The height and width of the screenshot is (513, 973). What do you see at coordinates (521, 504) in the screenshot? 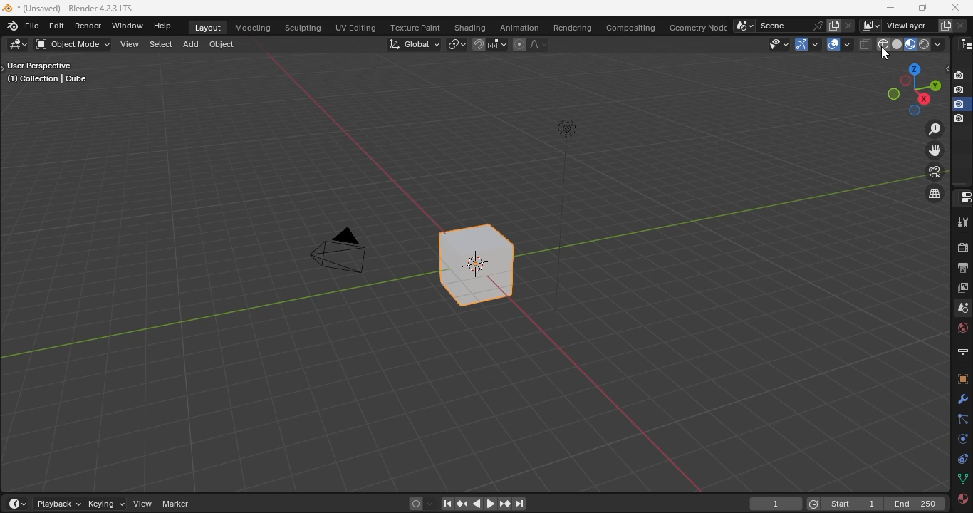
I see `jump to endpoint` at bounding box center [521, 504].